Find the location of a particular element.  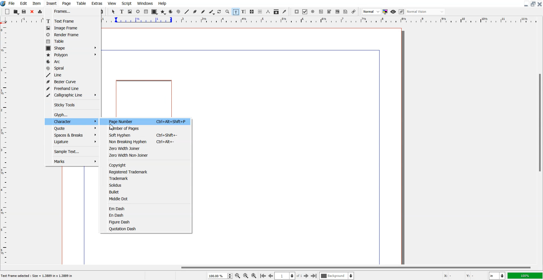

Shape is located at coordinates (154, 12).